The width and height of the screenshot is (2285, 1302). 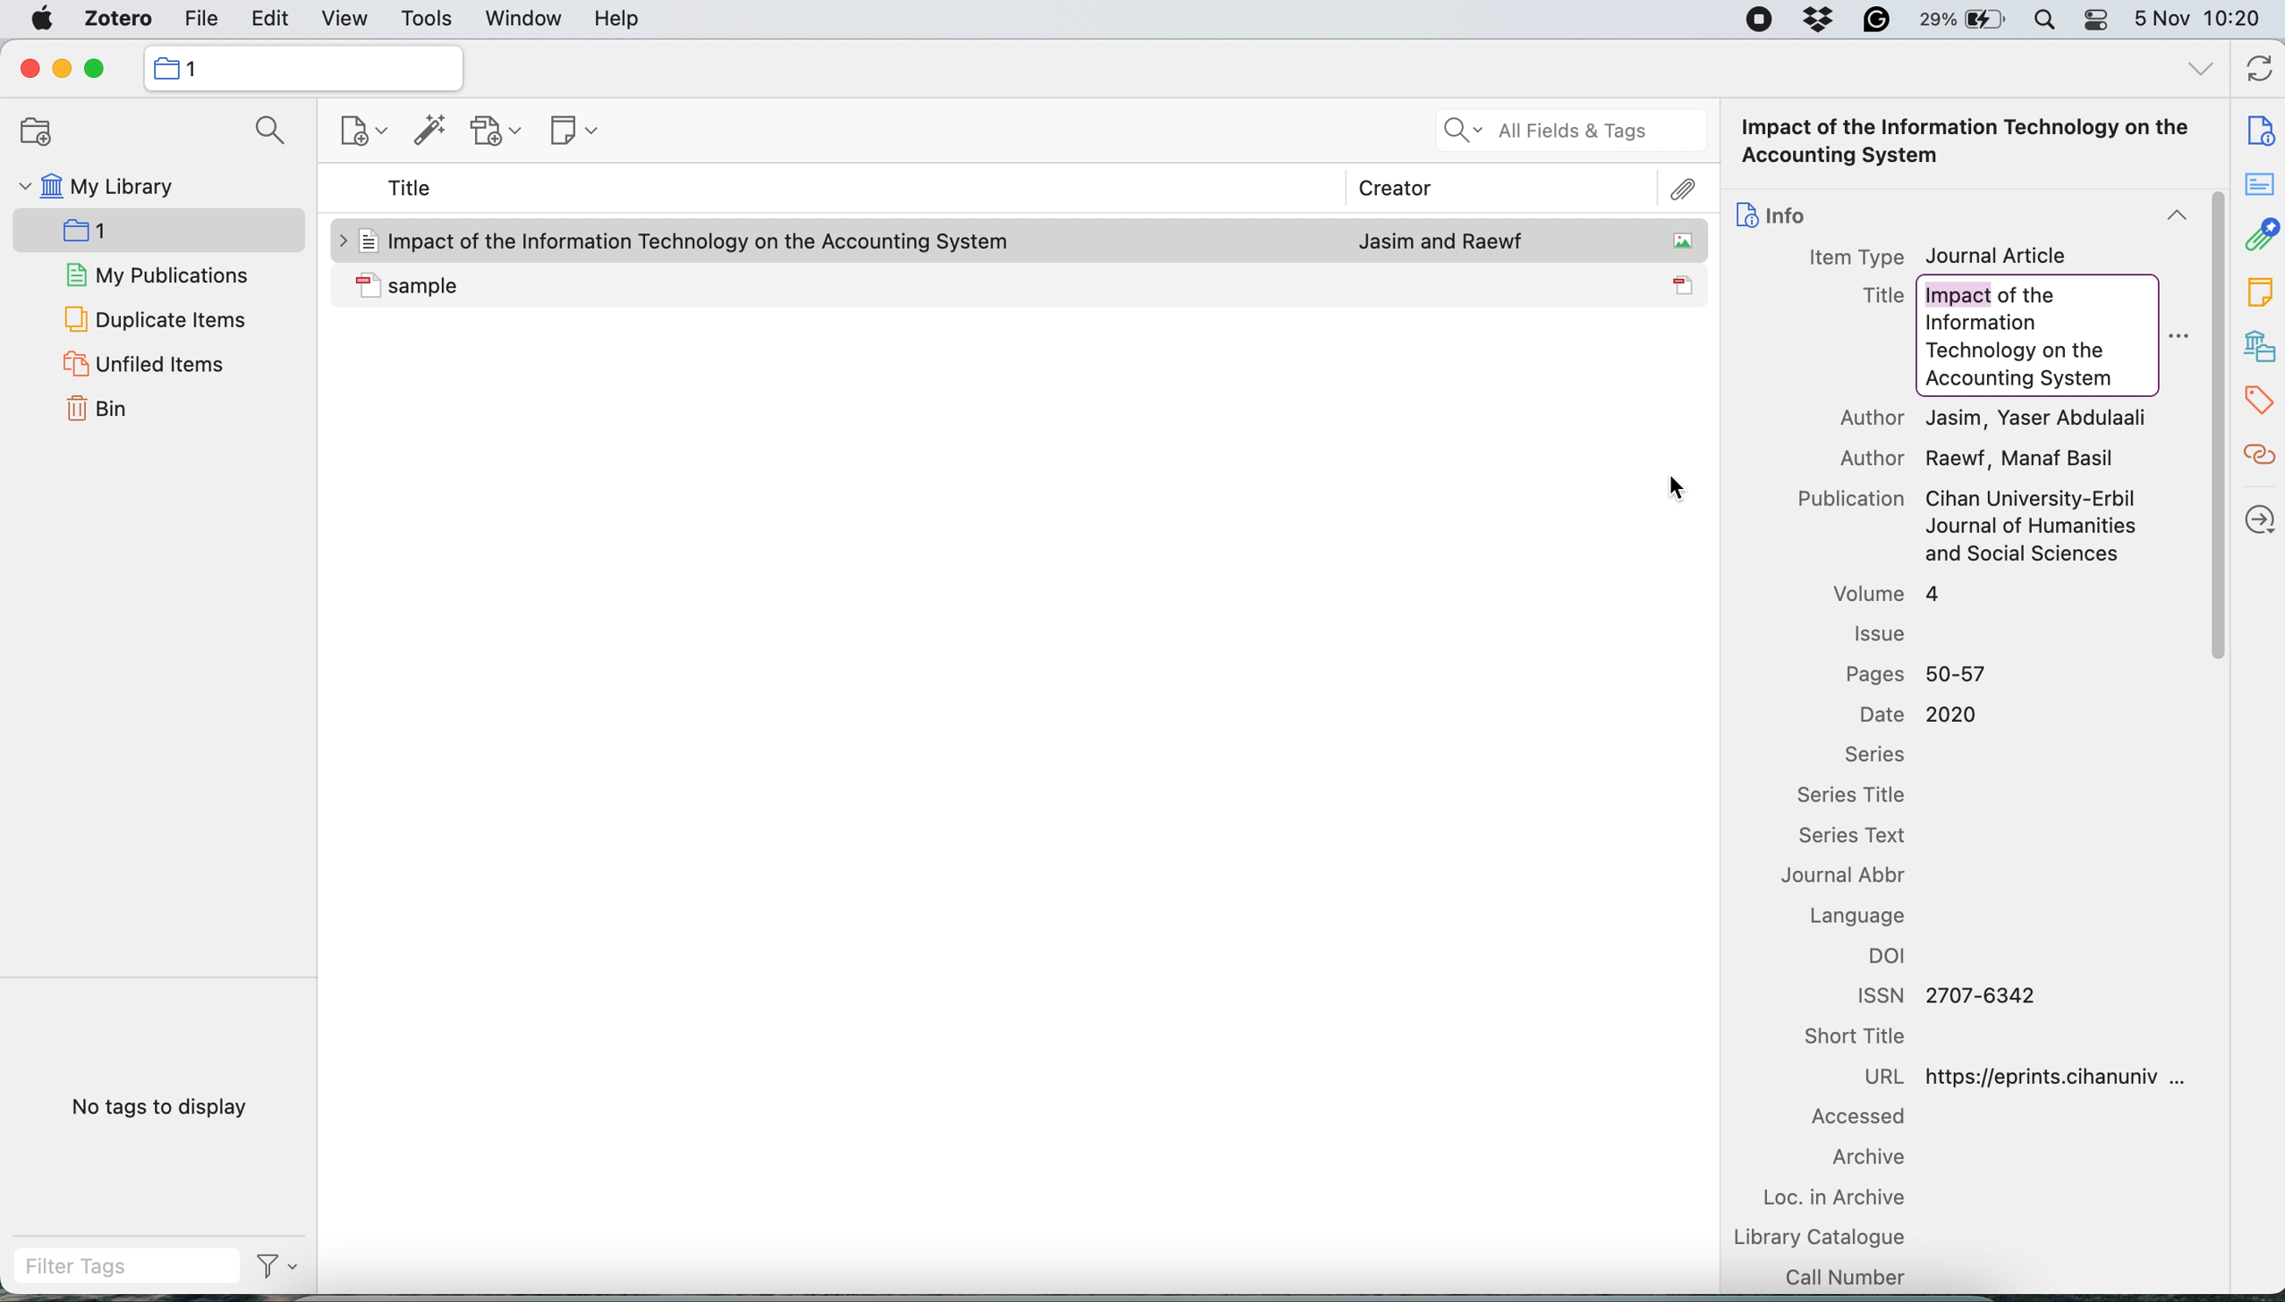 I want to click on call number, so click(x=1850, y=1276).